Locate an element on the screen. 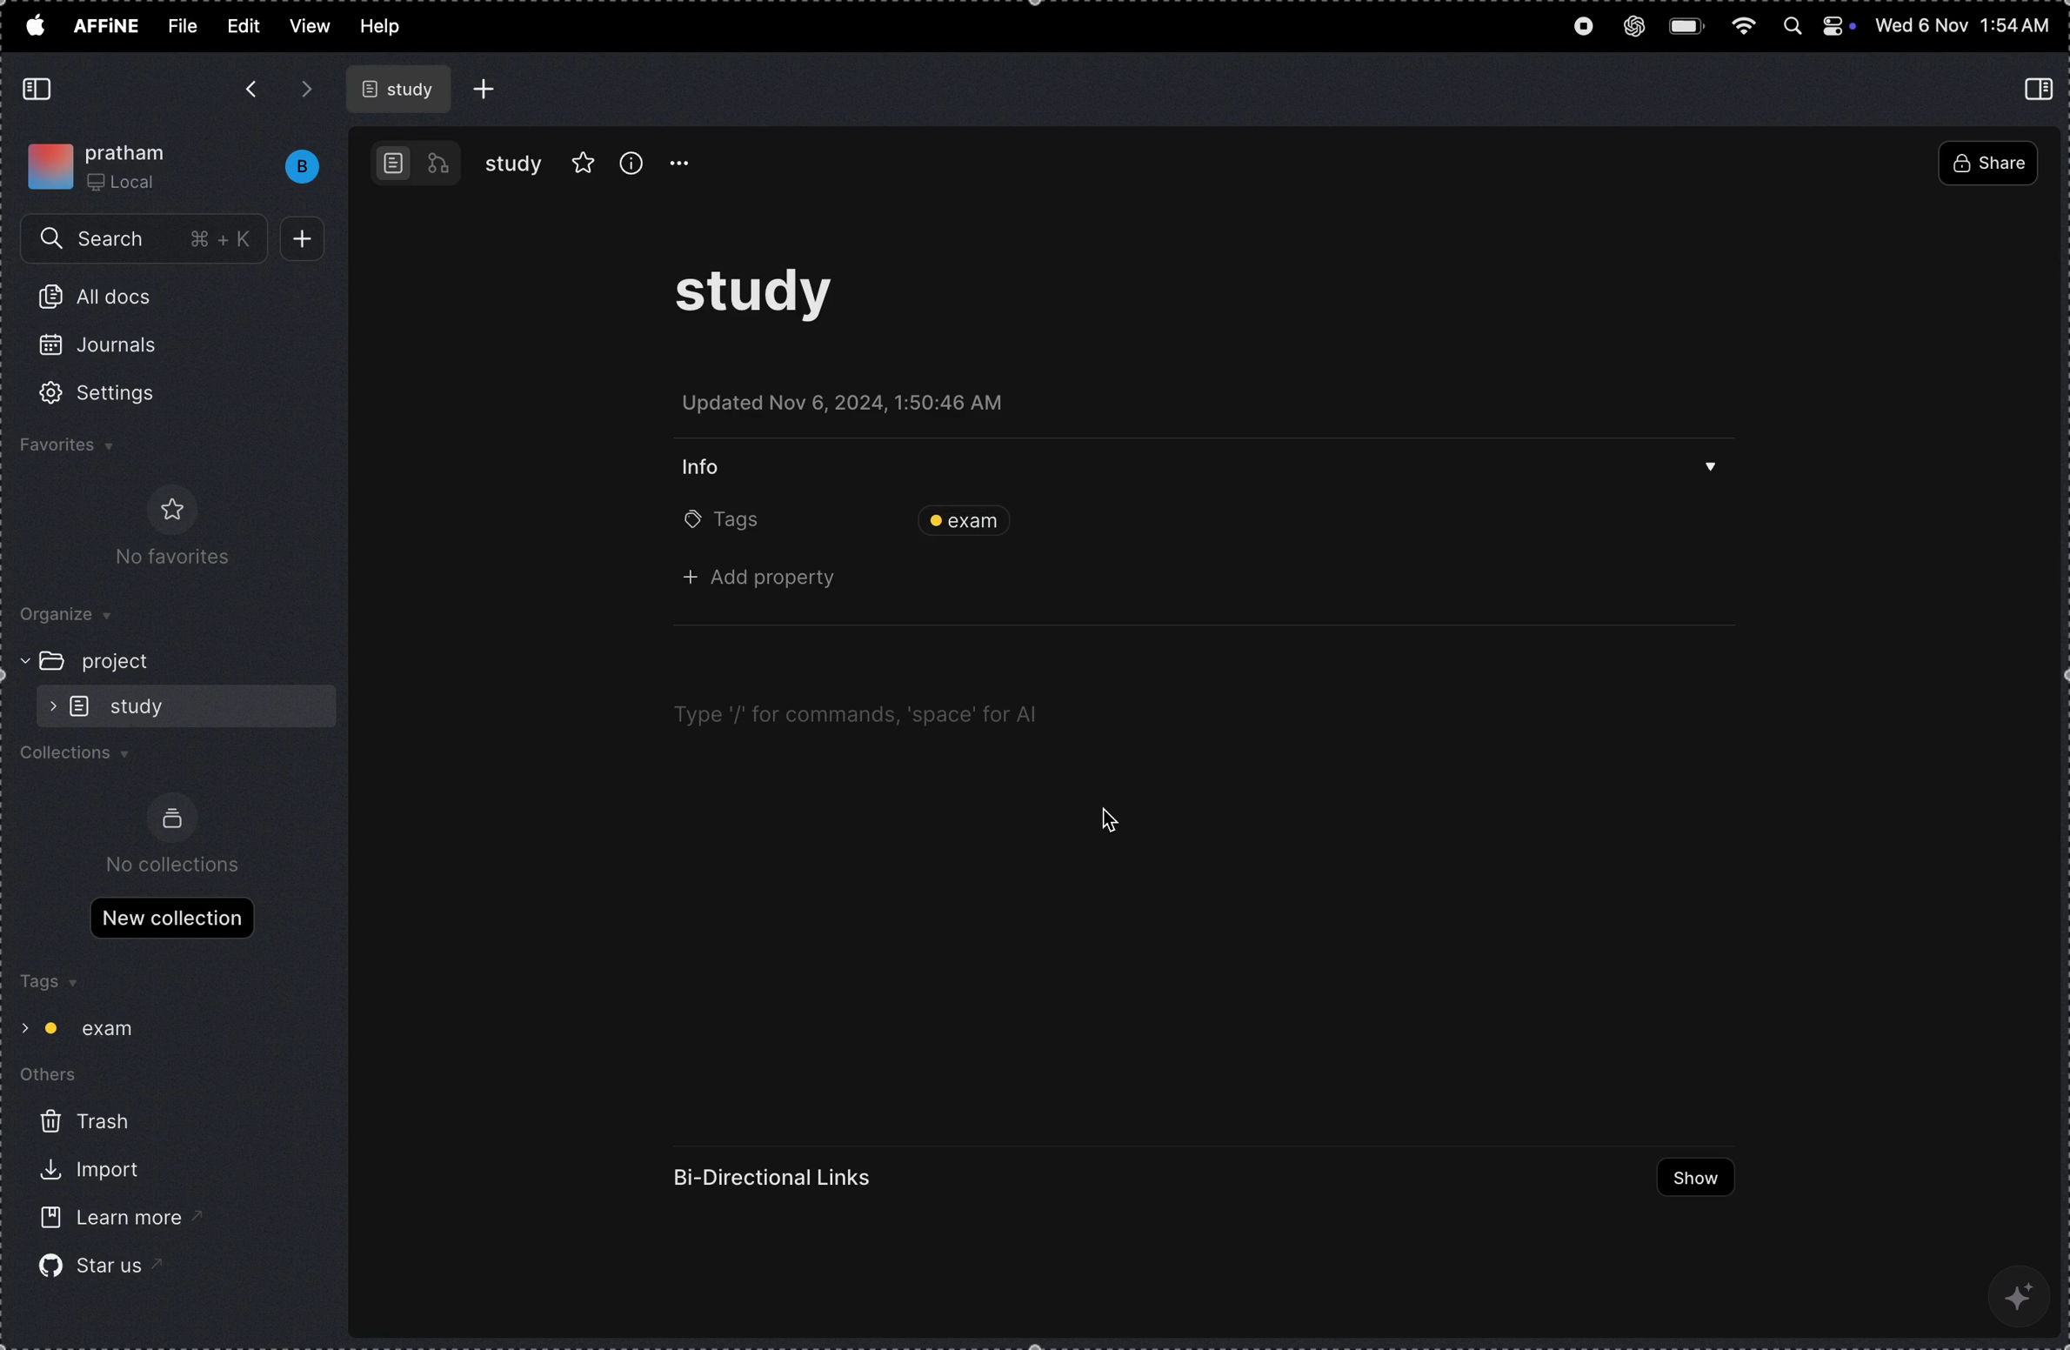 The height and width of the screenshot is (1350, 2070). help is located at coordinates (389, 28).